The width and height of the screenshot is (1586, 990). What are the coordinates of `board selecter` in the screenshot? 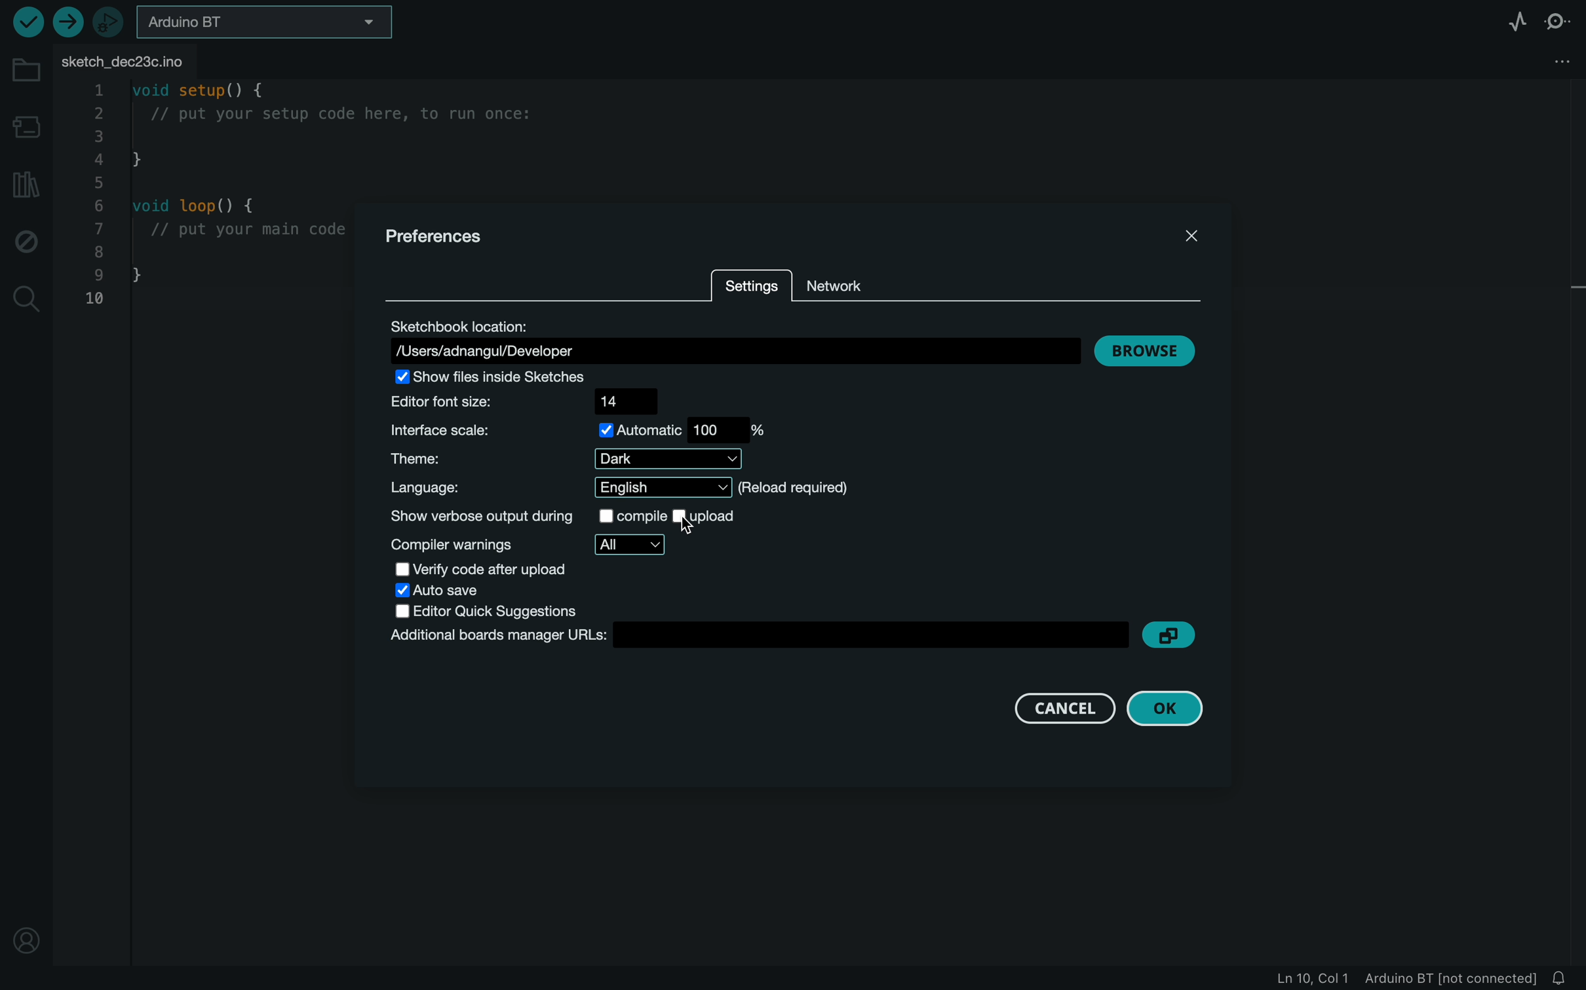 It's located at (262, 22).